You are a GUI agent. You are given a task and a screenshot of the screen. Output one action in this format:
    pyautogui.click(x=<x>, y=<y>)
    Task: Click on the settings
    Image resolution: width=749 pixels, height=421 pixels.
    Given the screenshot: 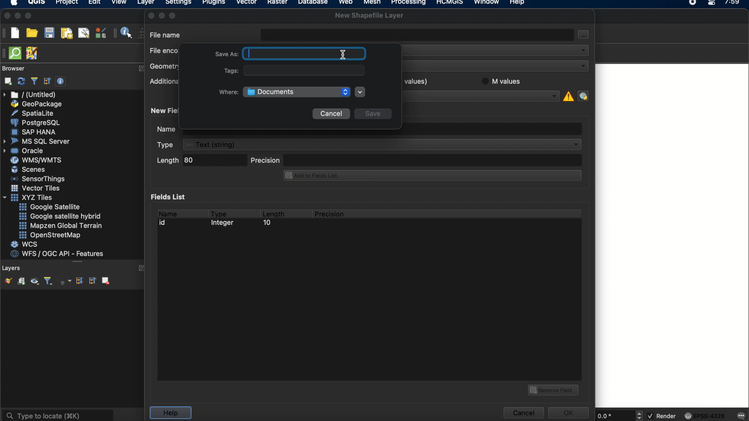 What is the action you would take?
    pyautogui.click(x=178, y=4)
    